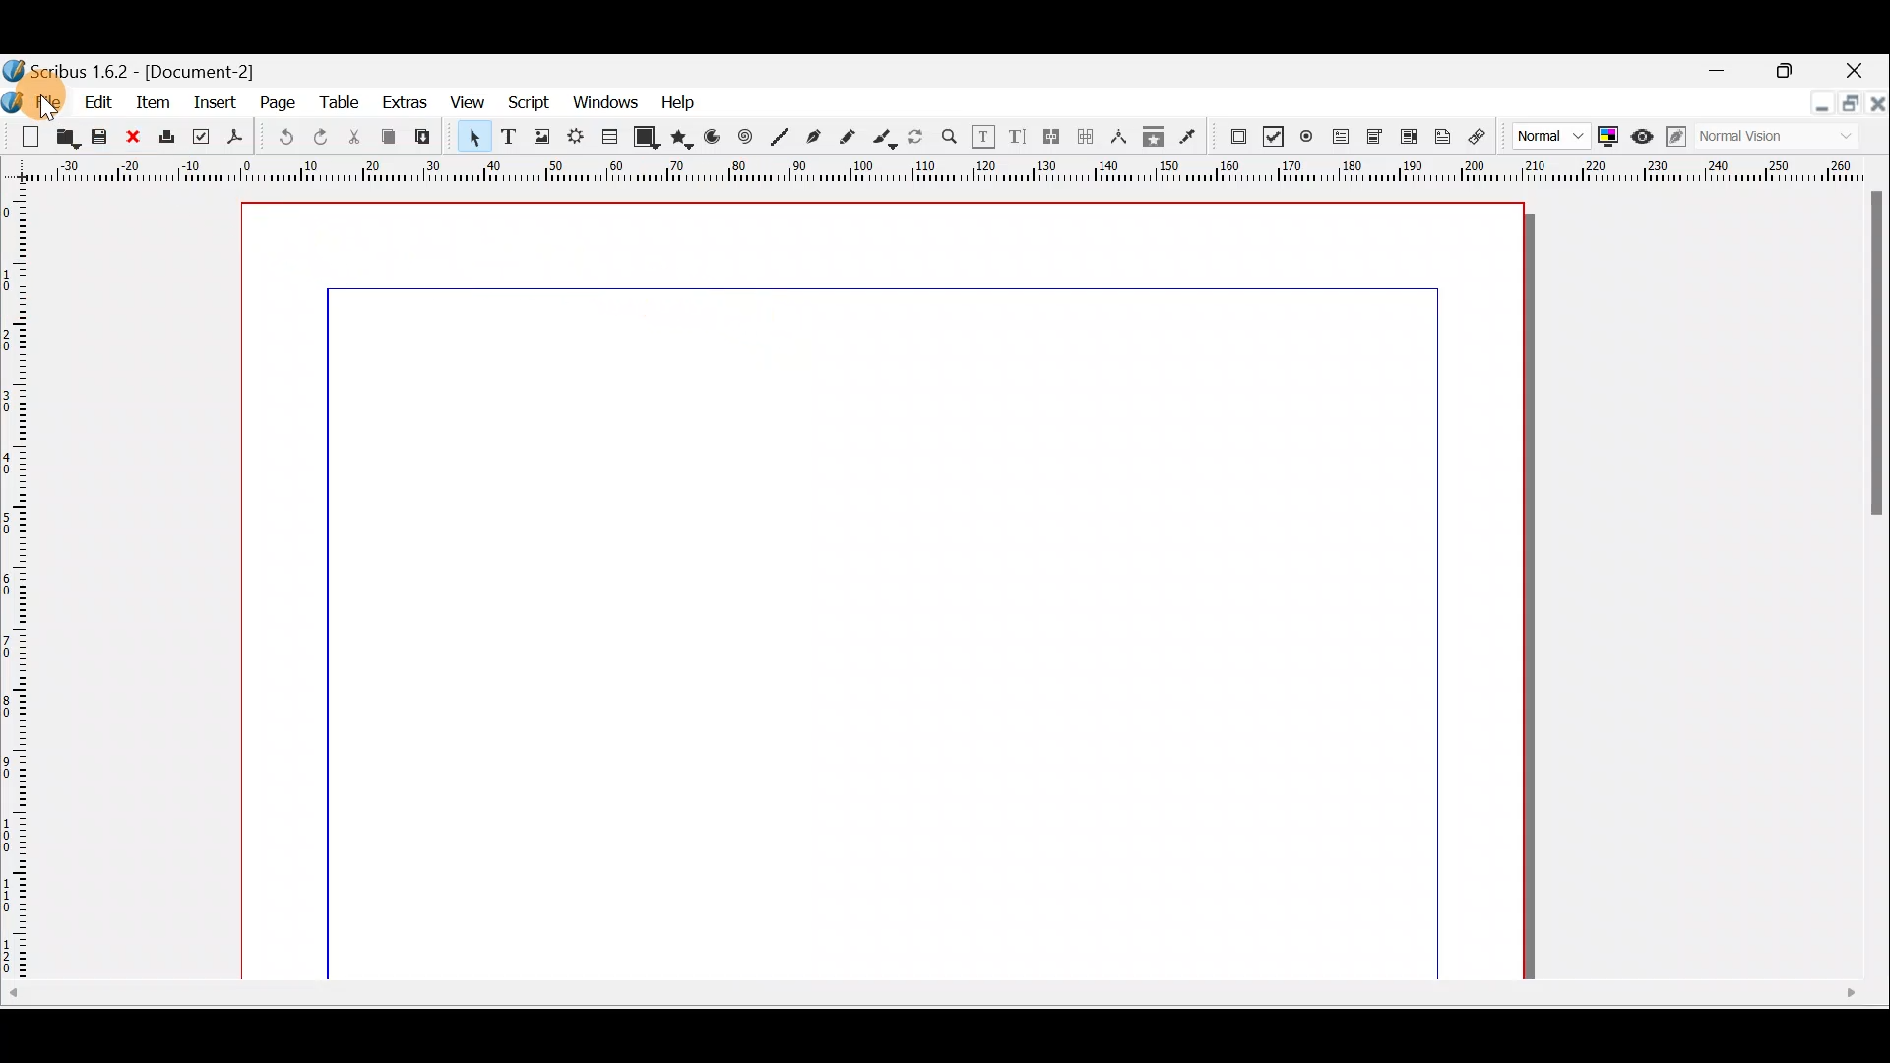 Image resolution: width=1890 pixels, height=1063 pixels. Describe the element at coordinates (285, 138) in the screenshot. I see `Undo` at that location.